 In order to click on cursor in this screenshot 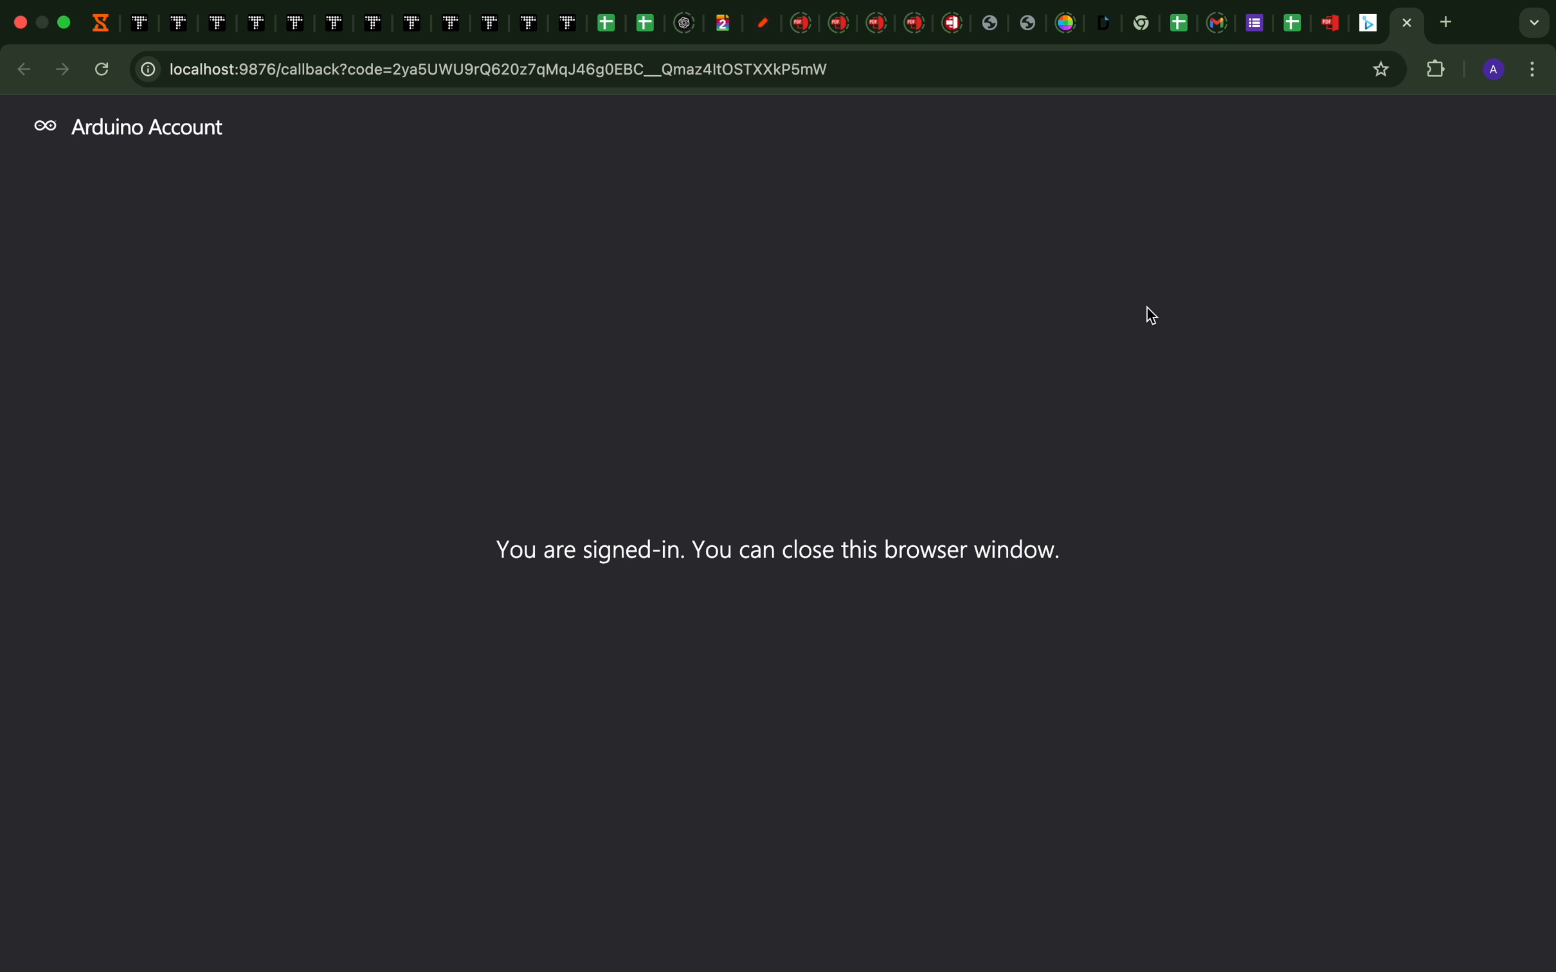, I will do `click(1151, 313)`.